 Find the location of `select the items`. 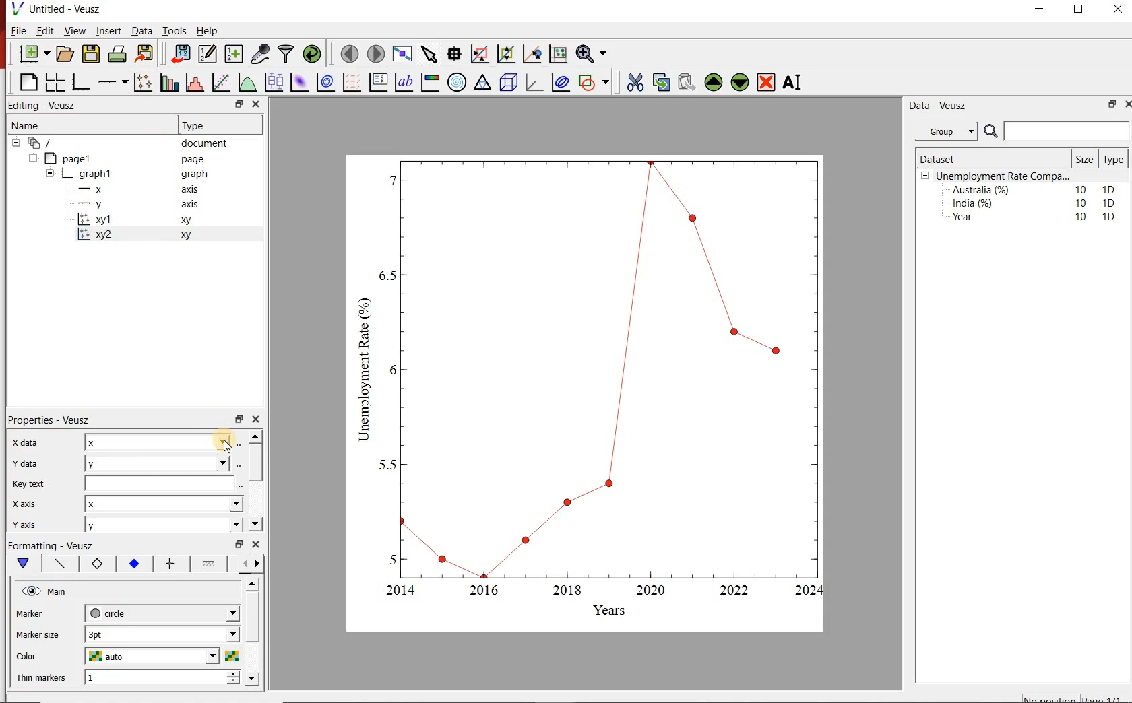

select the items is located at coordinates (431, 53).